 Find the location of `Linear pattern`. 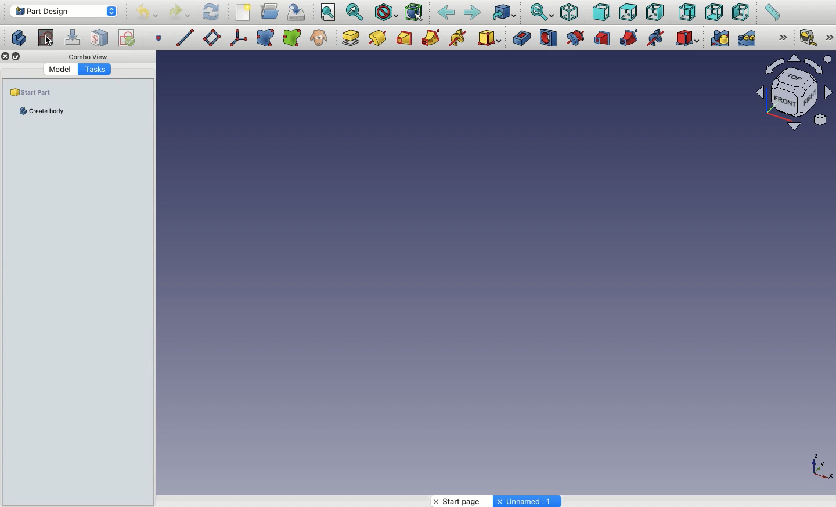

Linear pattern is located at coordinates (745, 38).